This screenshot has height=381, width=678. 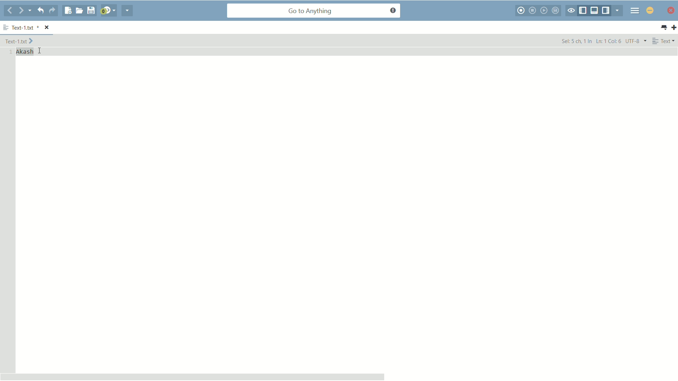 What do you see at coordinates (607, 11) in the screenshot?
I see `hide/show right panel` at bounding box center [607, 11].